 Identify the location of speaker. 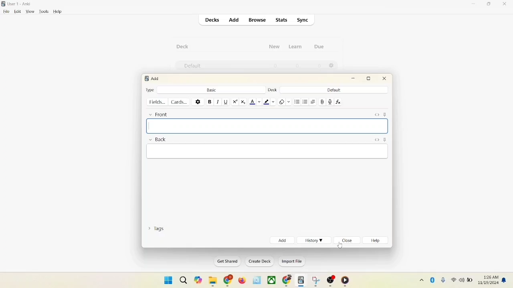
(461, 280).